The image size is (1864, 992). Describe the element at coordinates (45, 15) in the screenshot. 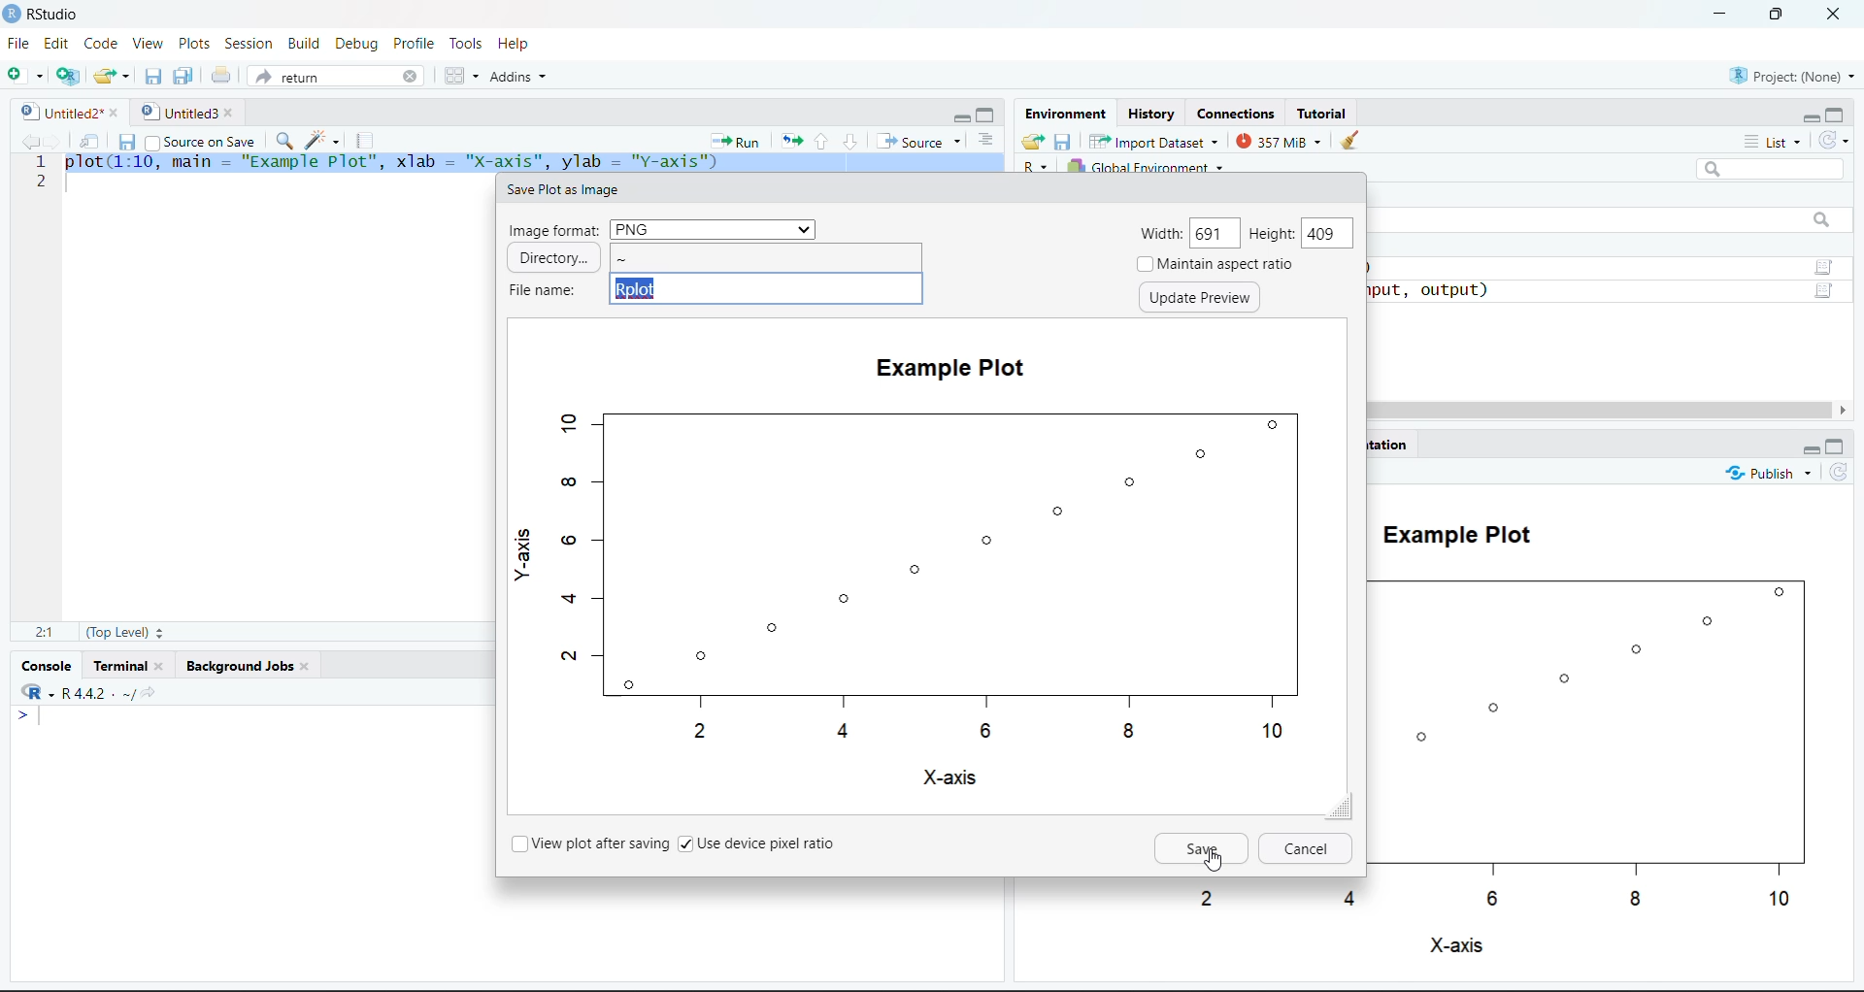

I see `RStudio` at that location.